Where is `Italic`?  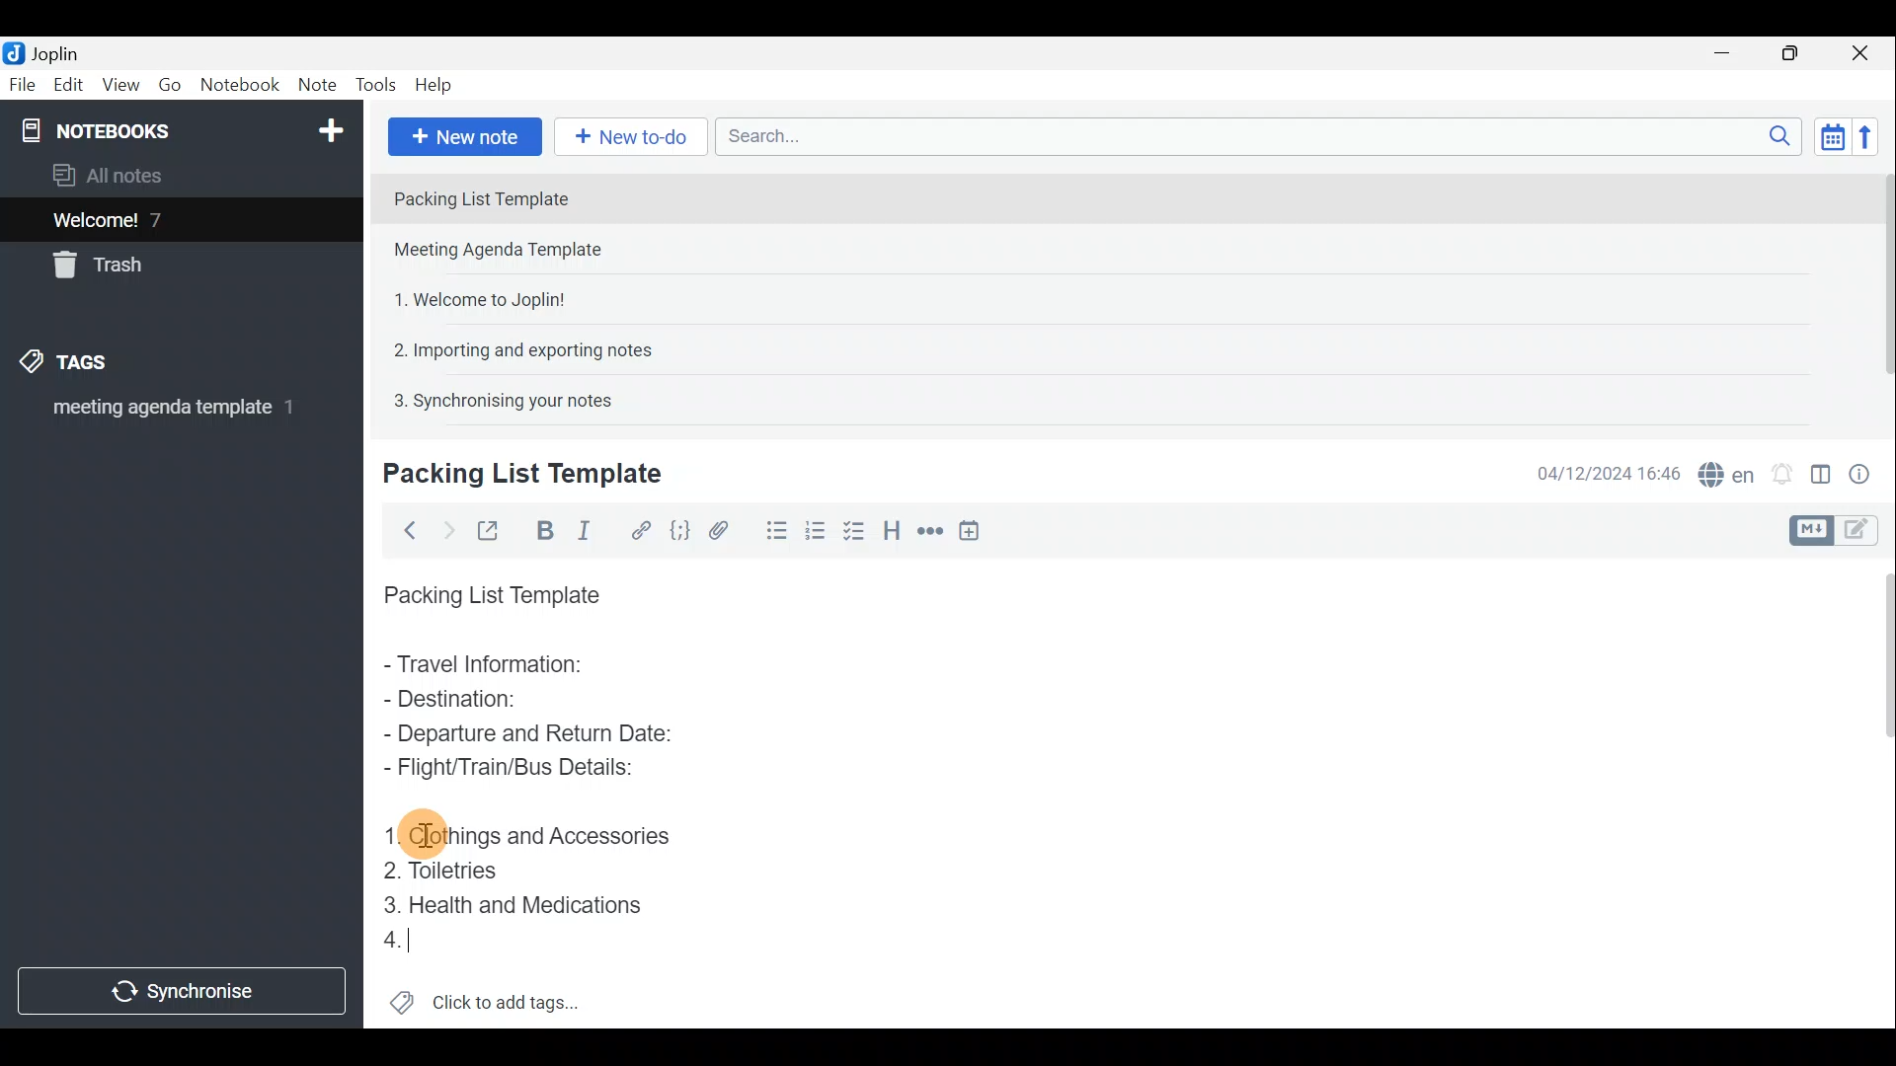
Italic is located at coordinates (592, 530).